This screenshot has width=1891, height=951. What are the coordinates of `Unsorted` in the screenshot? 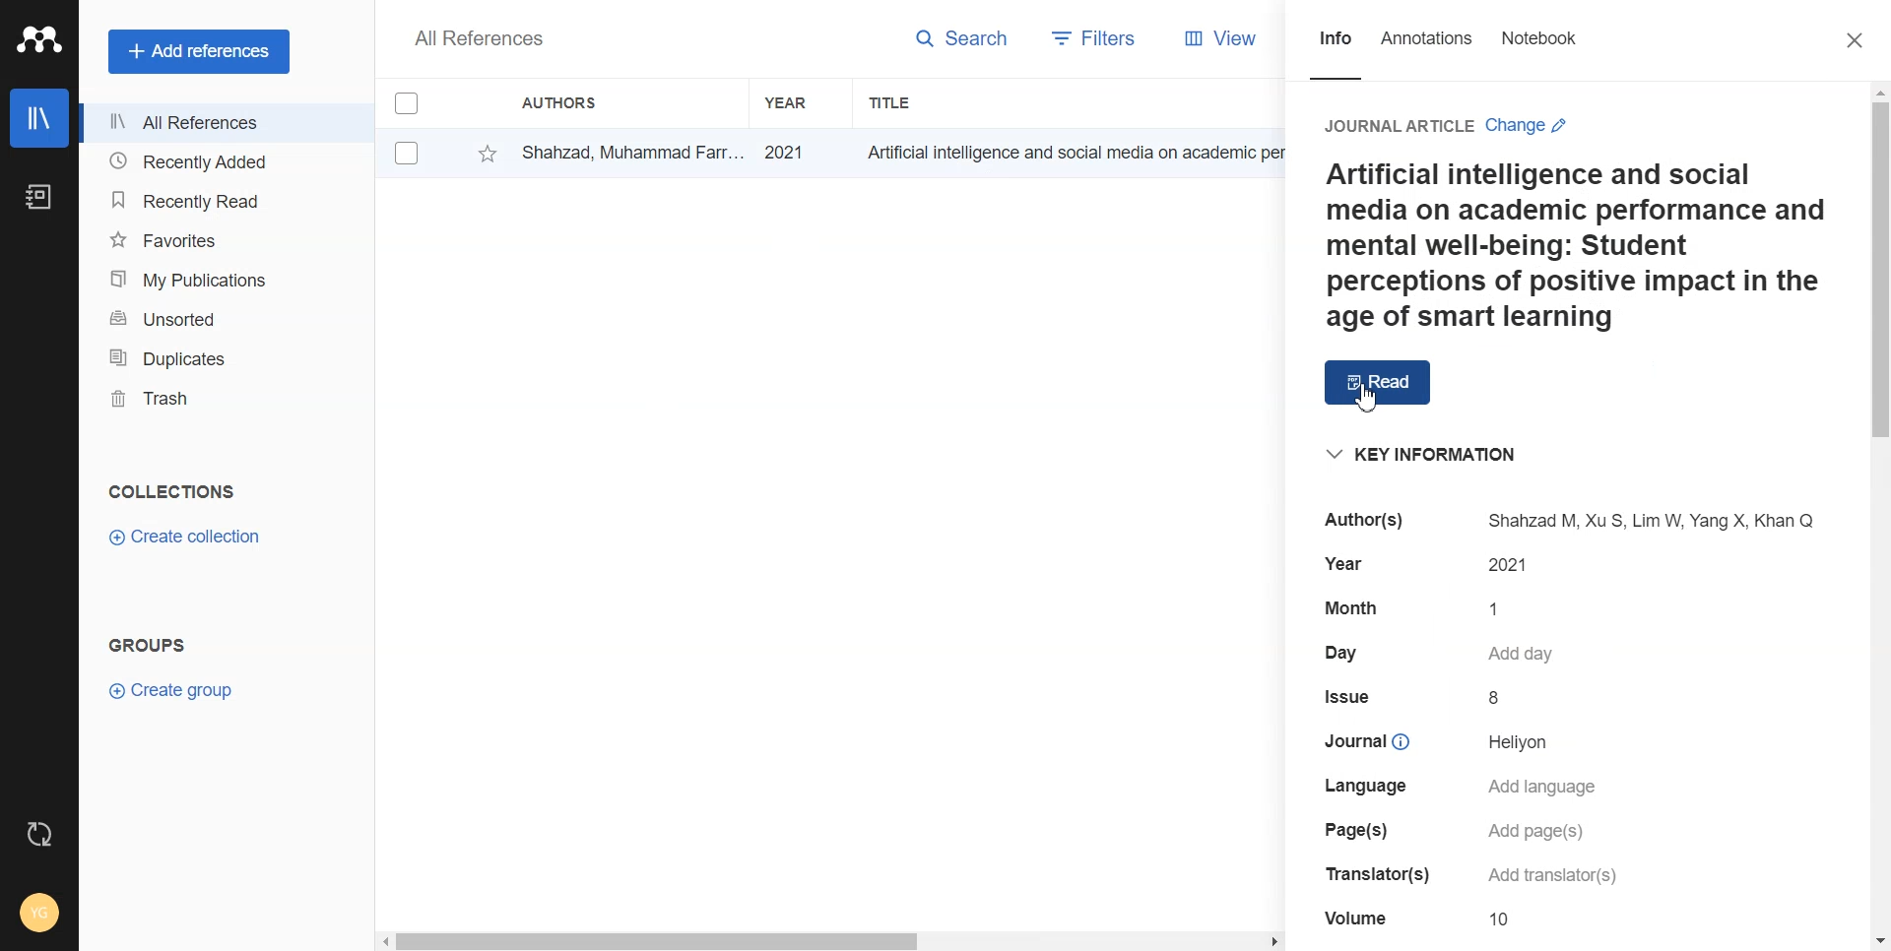 It's located at (221, 320).